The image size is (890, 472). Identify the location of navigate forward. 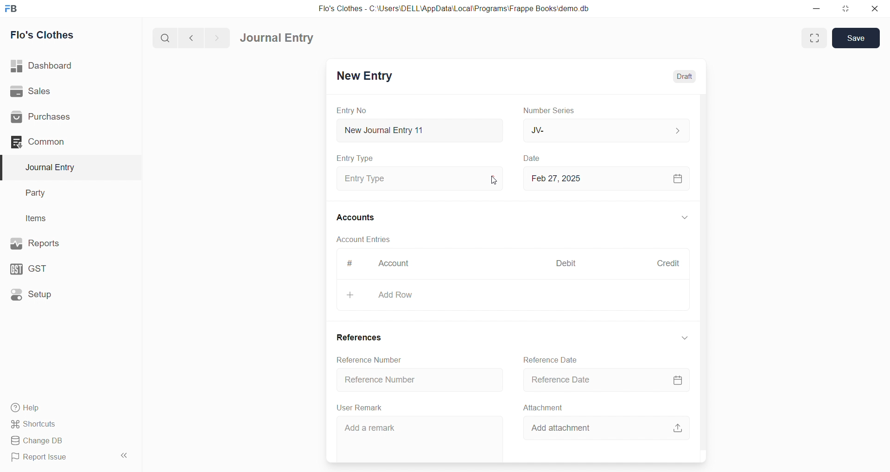
(219, 38).